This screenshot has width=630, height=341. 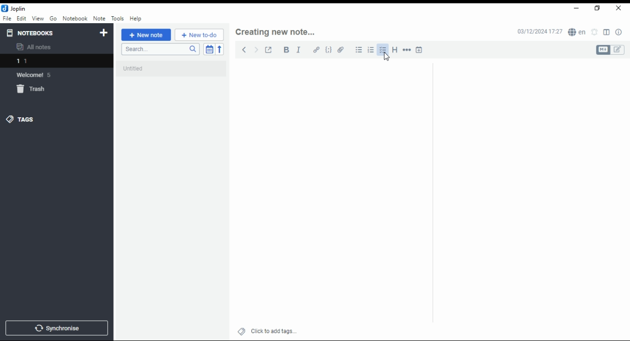 I want to click on trash, so click(x=31, y=89).